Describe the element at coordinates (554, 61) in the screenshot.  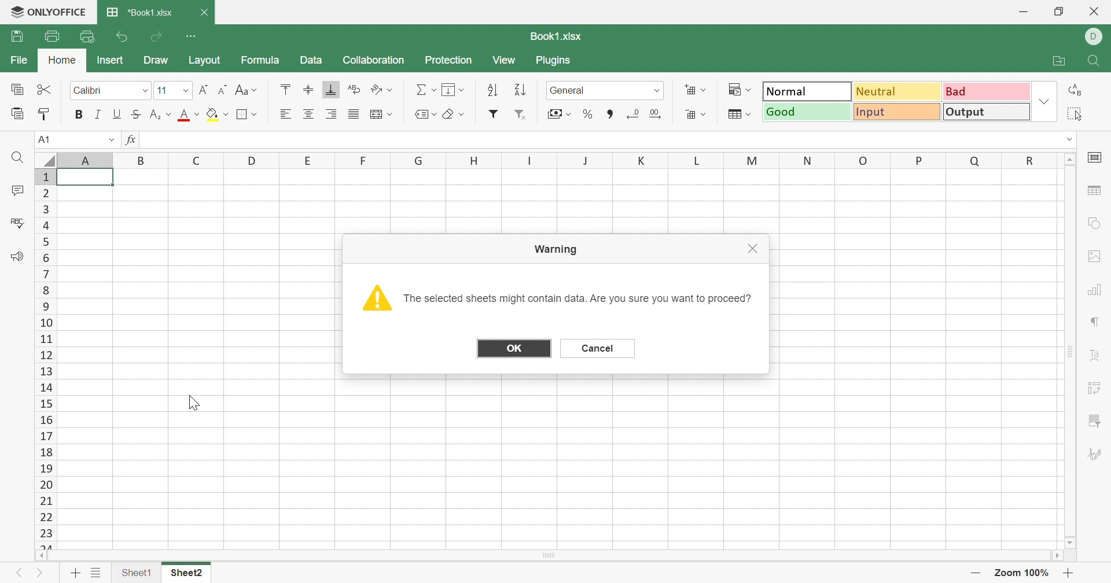
I see `Plugins` at that location.